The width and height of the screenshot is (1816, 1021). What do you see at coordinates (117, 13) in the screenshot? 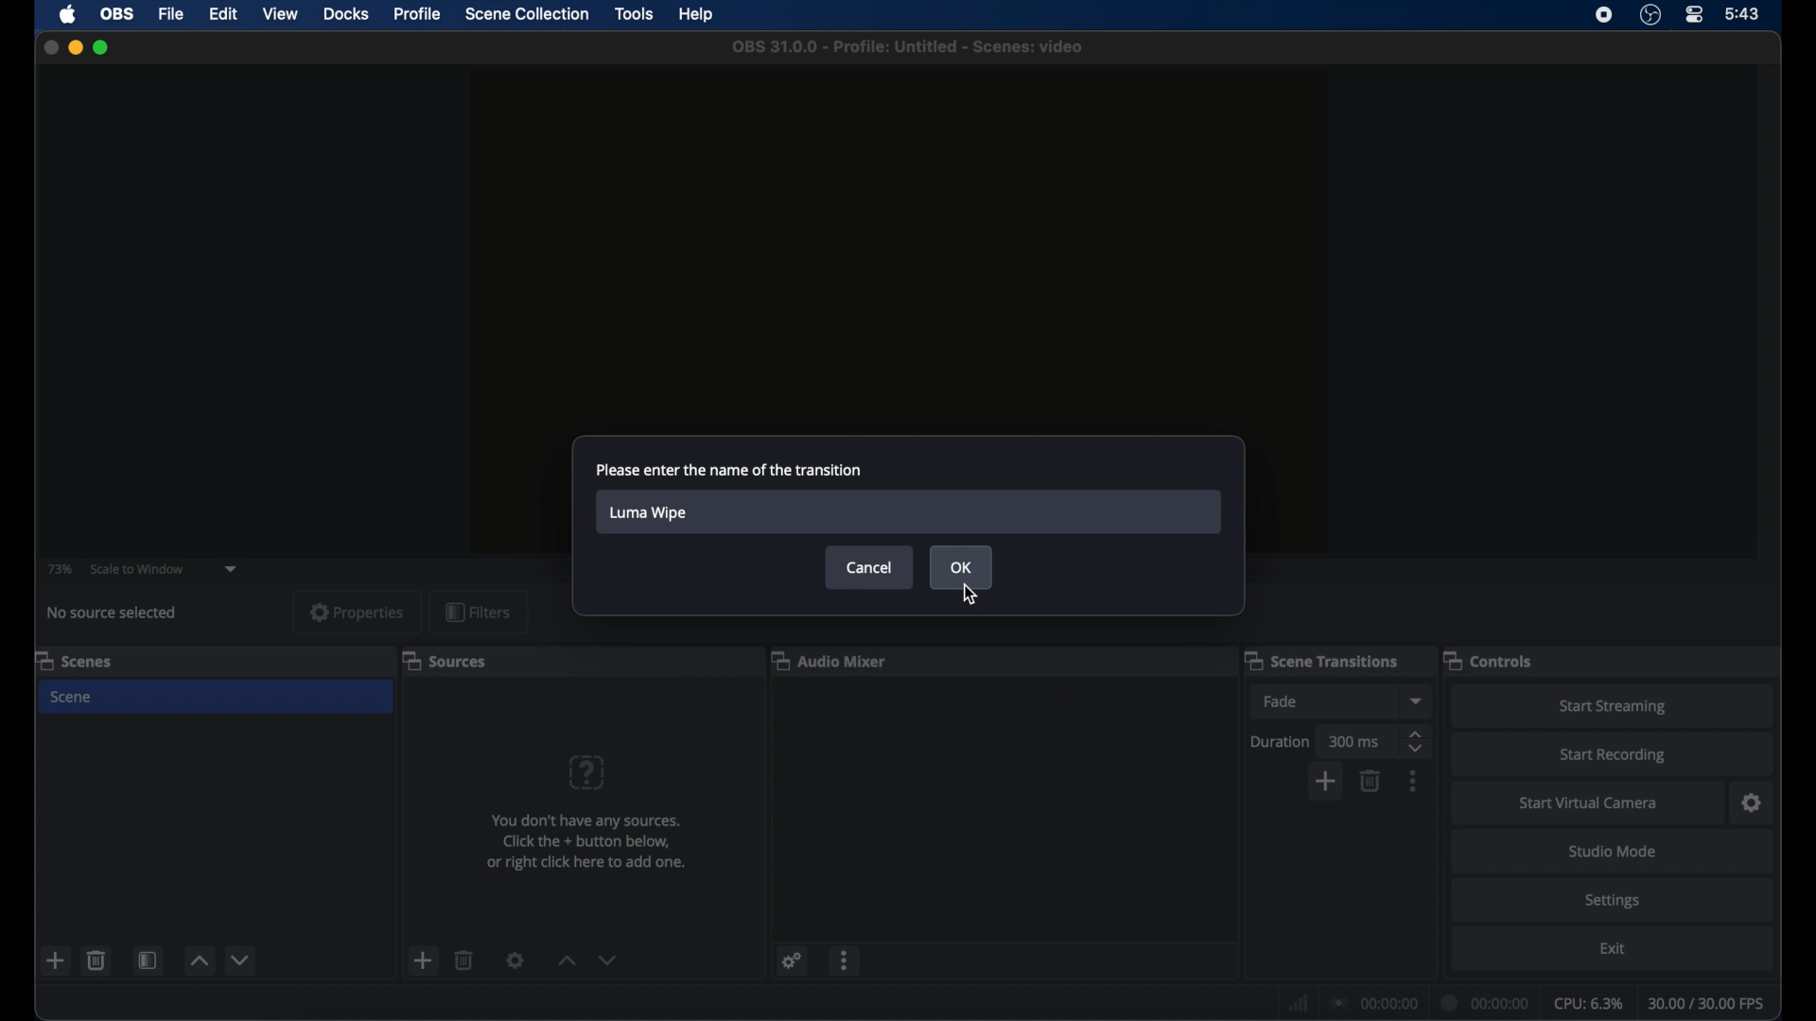
I see `obs` at bounding box center [117, 13].